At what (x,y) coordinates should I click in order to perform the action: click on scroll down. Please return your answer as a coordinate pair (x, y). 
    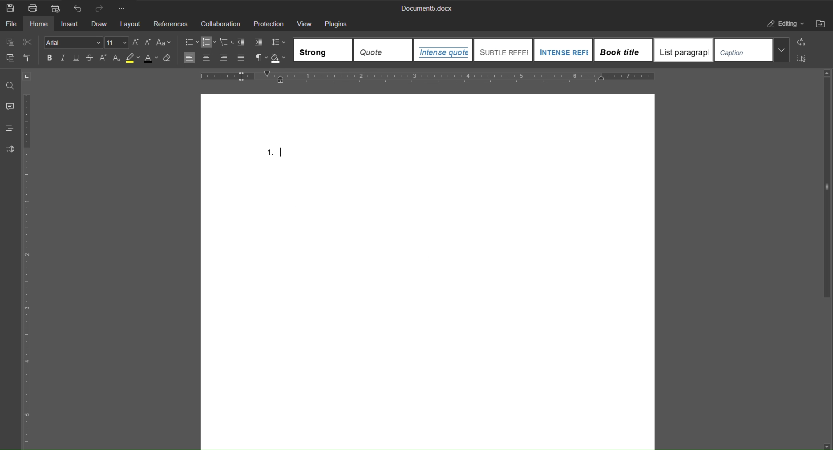
    Looking at the image, I should click on (826, 446).